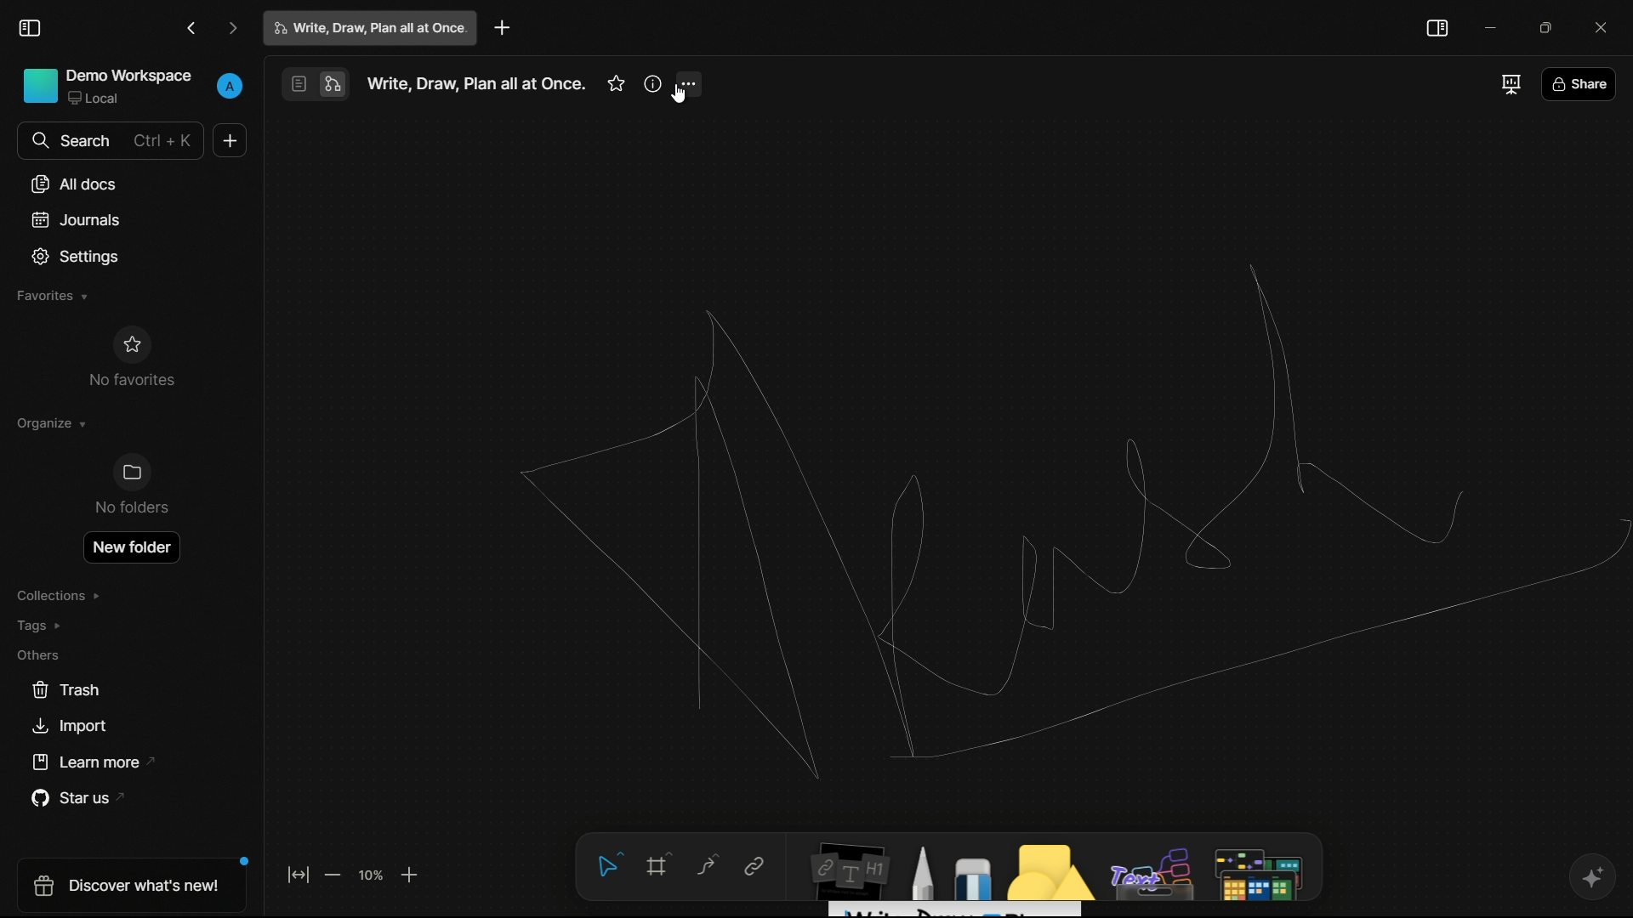 Image resolution: width=1633 pixels, height=918 pixels. What do you see at coordinates (949, 477) in the screenshot?
I see `workspace` at bounding box center [949, 477].